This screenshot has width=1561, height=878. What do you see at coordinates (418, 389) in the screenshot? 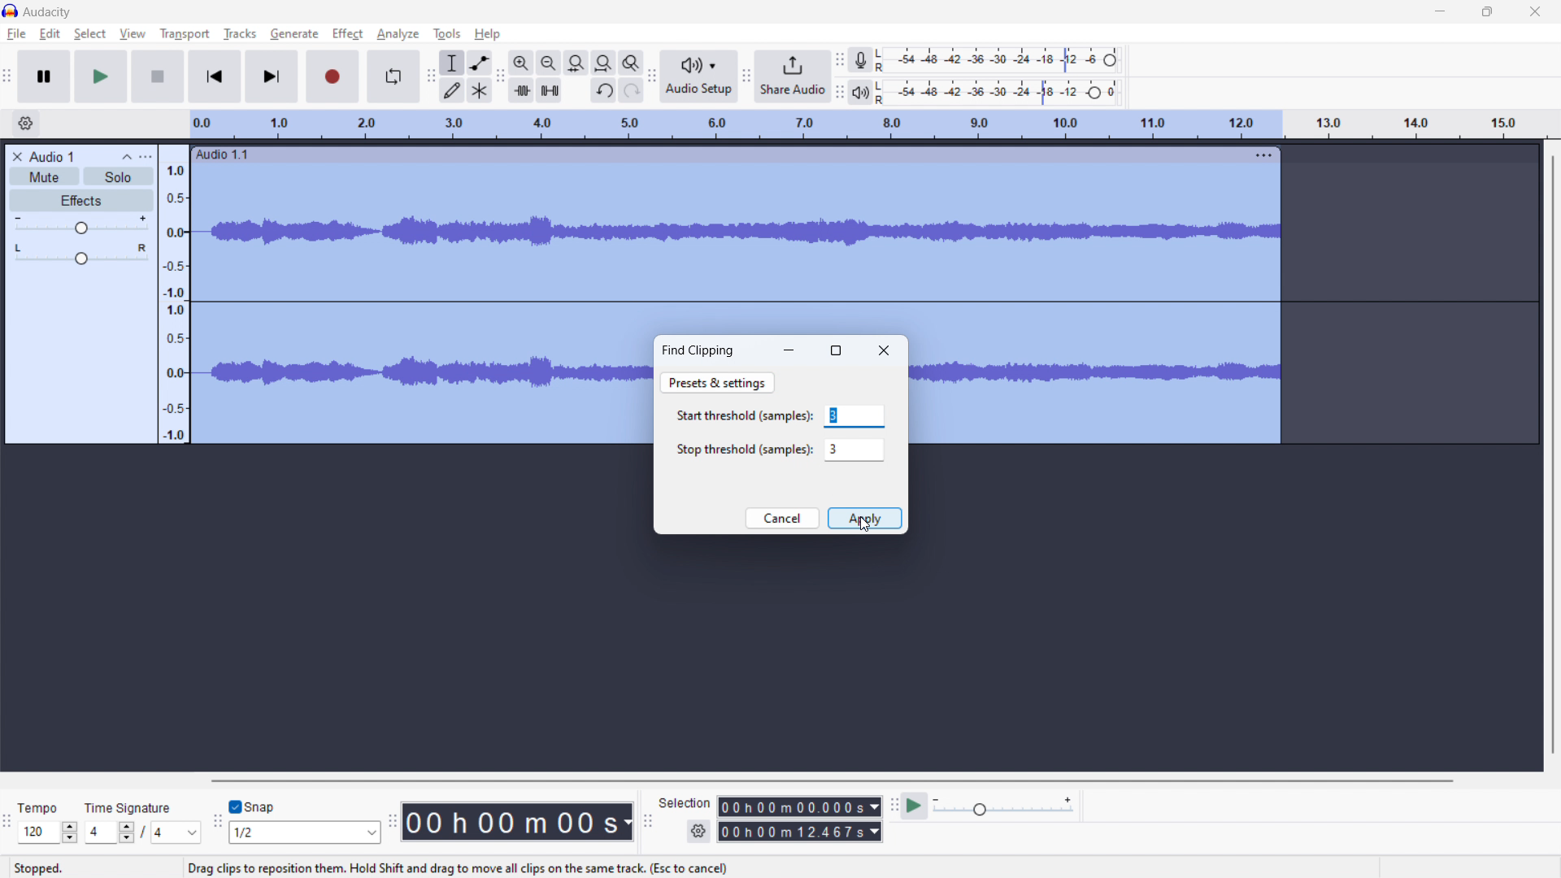
I see `tracked Selected ` at bounding box center [418, 389].